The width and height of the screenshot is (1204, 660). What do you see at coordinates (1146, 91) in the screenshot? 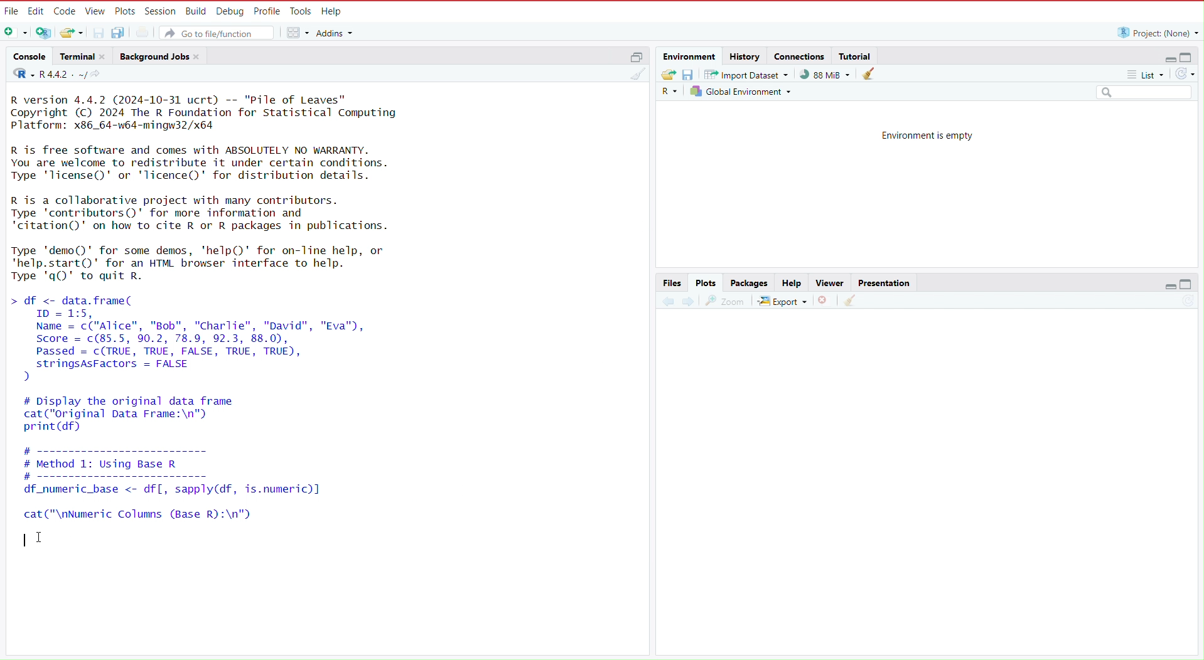
I see `Search field` at bounding box center [1146, 91].